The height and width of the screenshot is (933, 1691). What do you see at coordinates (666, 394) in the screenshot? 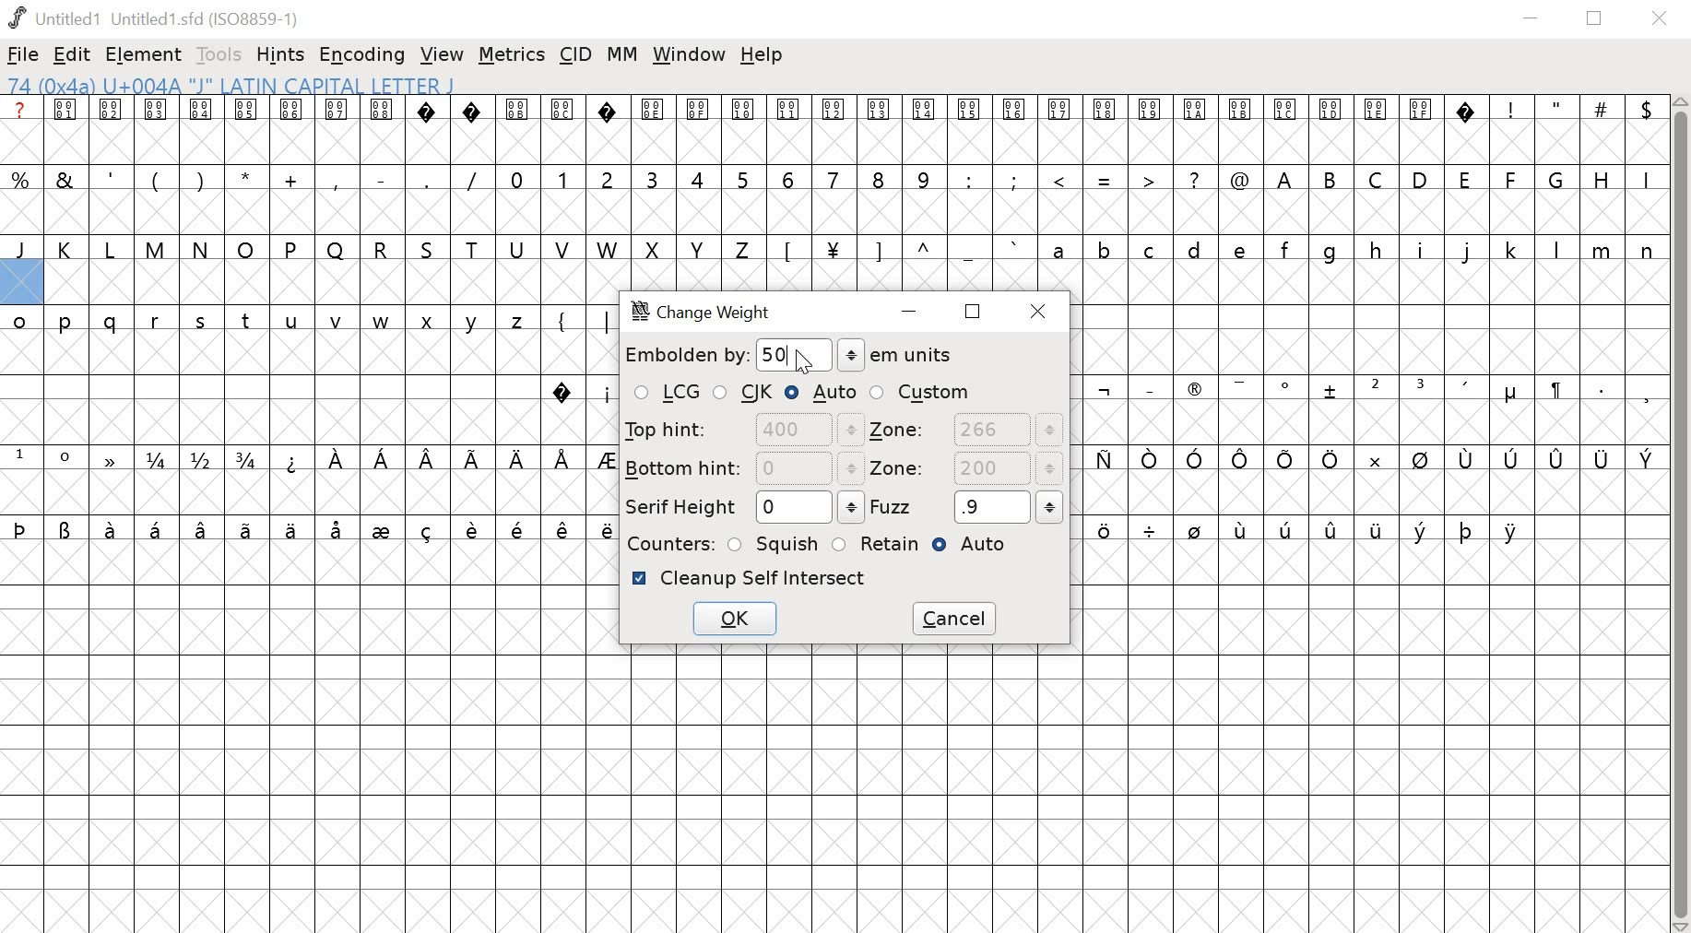
I see `LCG` at bounding box center [666, 394].